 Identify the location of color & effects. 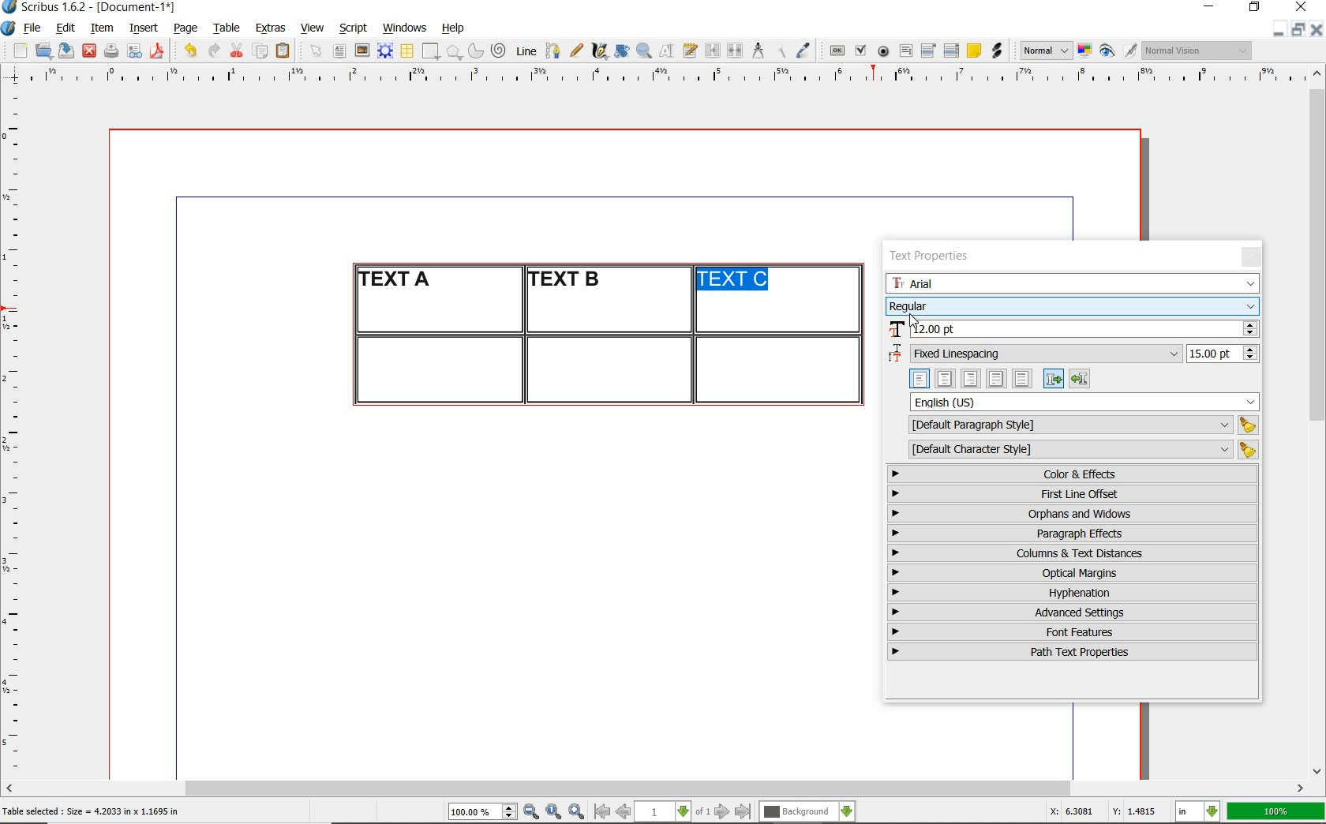
(1074, 474).